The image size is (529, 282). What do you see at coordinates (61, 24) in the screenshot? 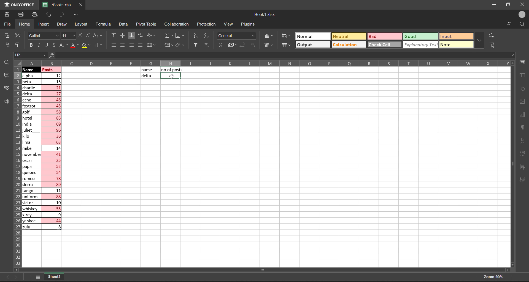
I see `draw` at bounding box center [61, 24].